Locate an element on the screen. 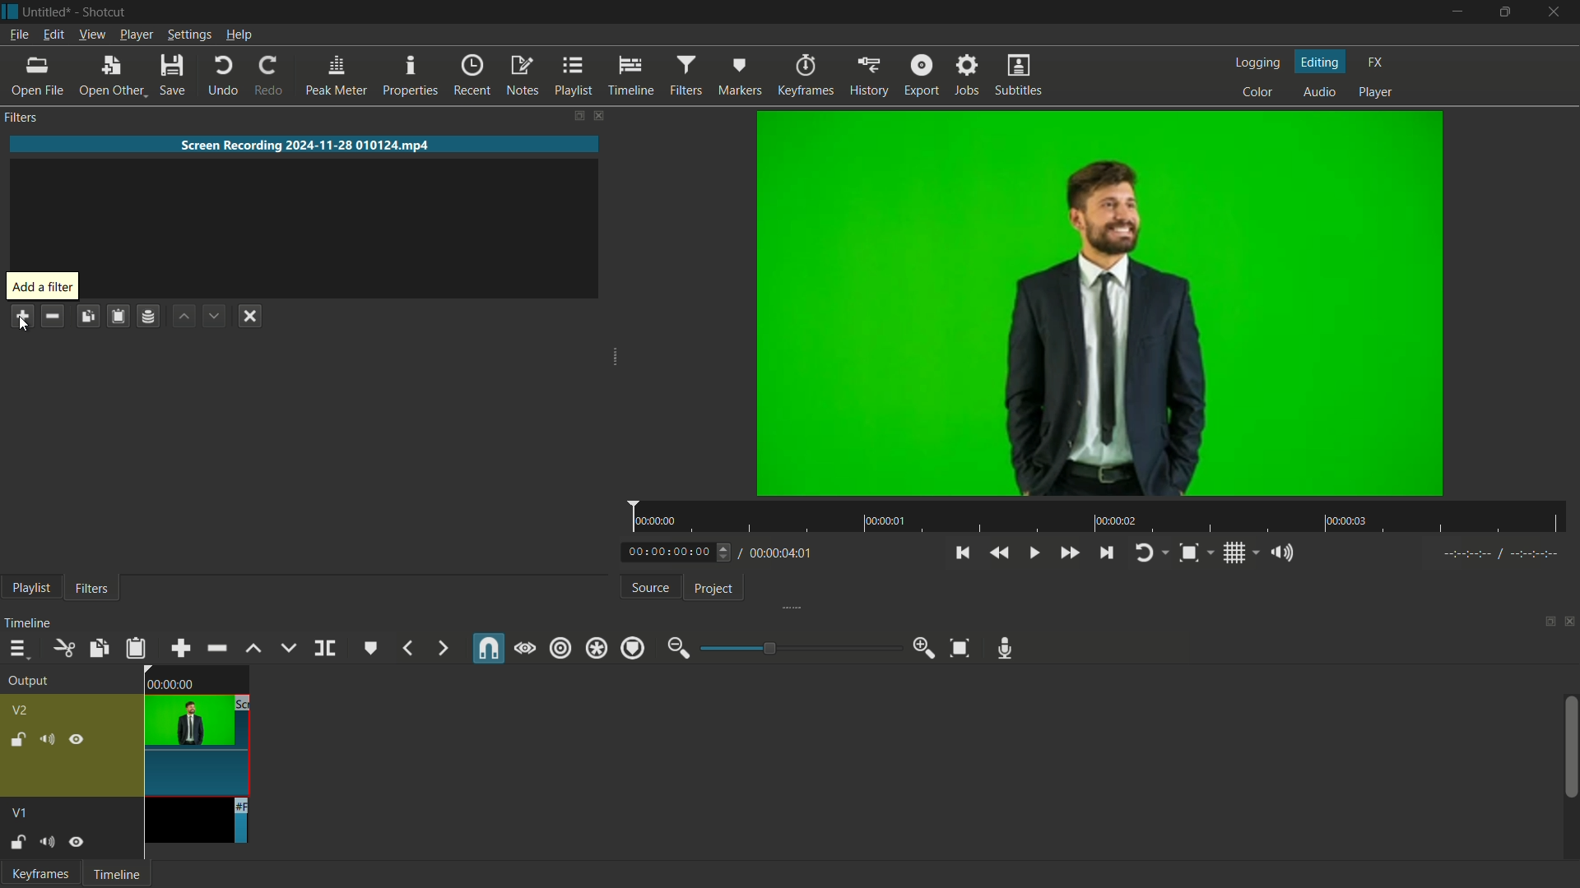  move filter down is located at coordinates (214, 316).